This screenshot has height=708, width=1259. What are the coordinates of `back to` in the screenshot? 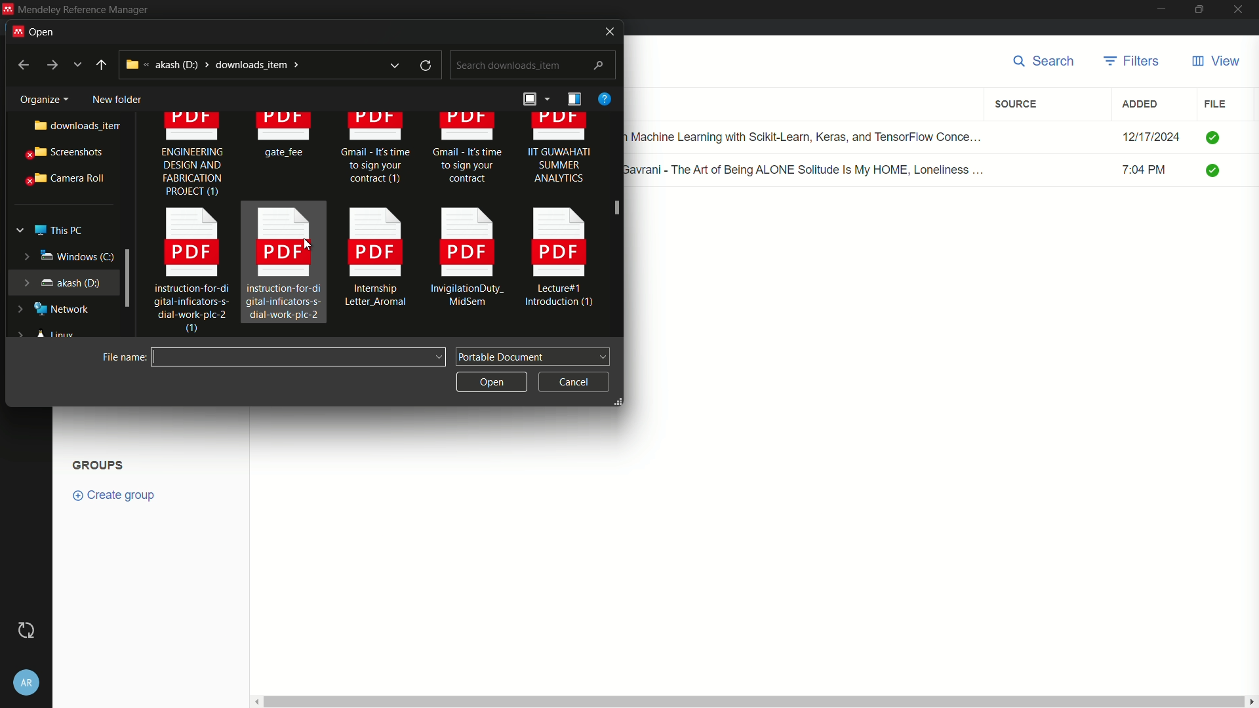 It's located at (19, 64).